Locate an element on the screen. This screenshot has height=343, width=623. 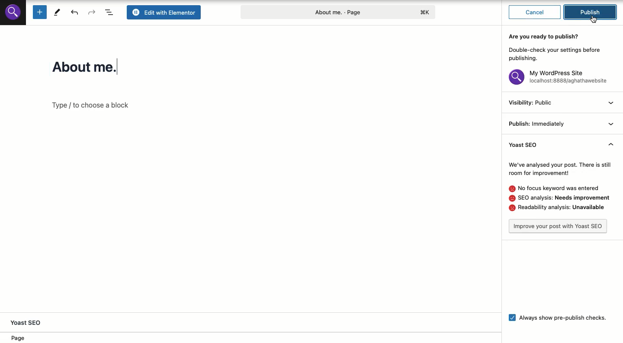
Type/ choose a block is located at coordinates (97, 105).